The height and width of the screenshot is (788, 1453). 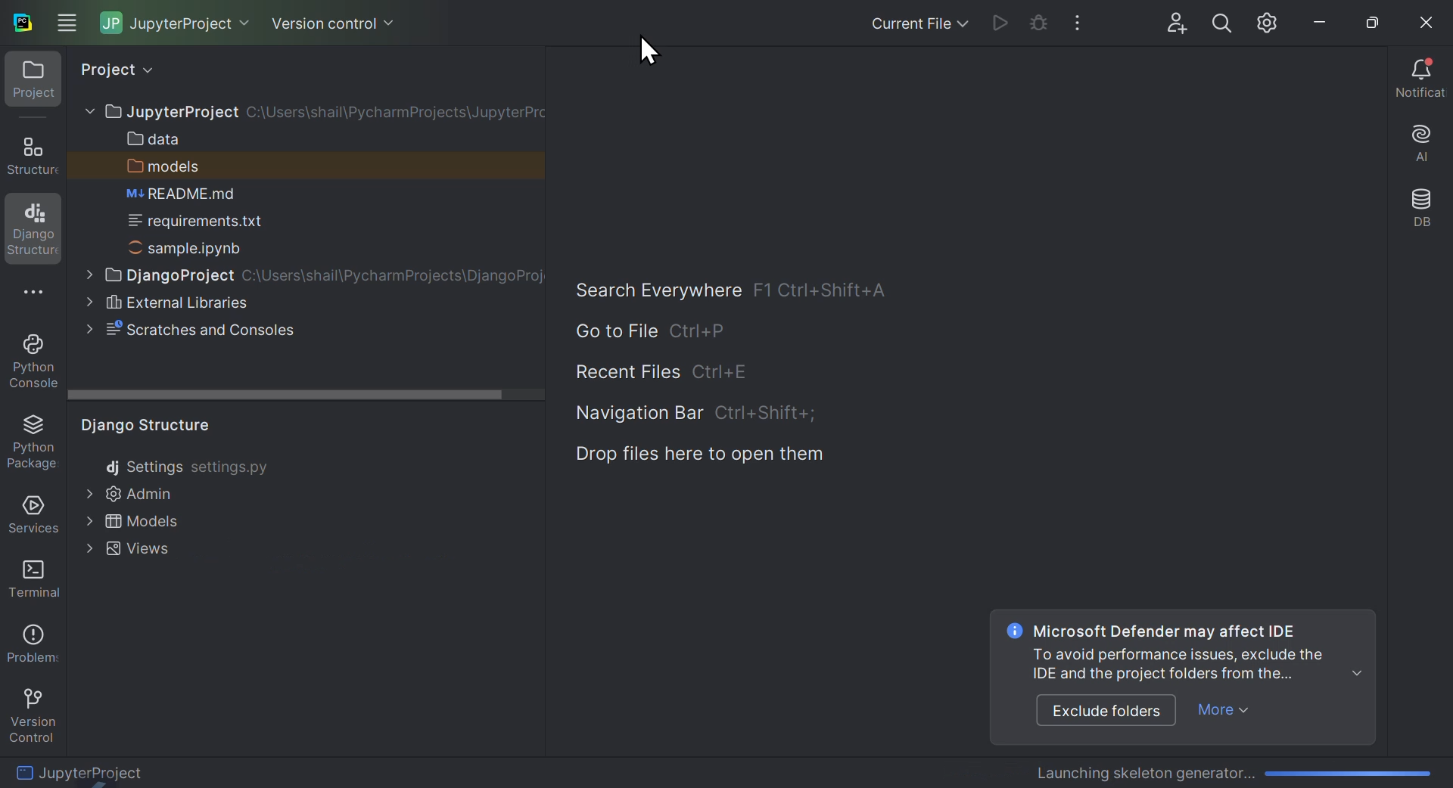 I want to click on Exclude Folder, so click(x=1102, y=710).